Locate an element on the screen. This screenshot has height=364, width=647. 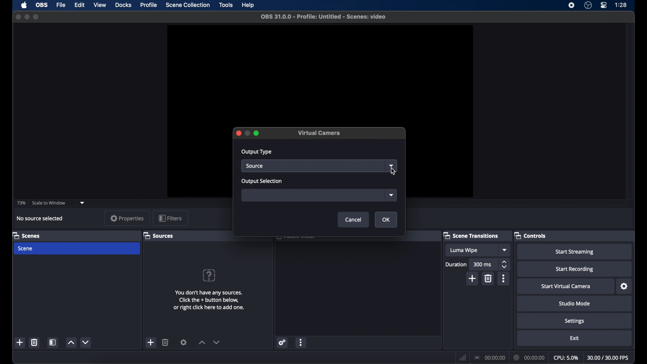
cursor is located at coordinates (393, 171).